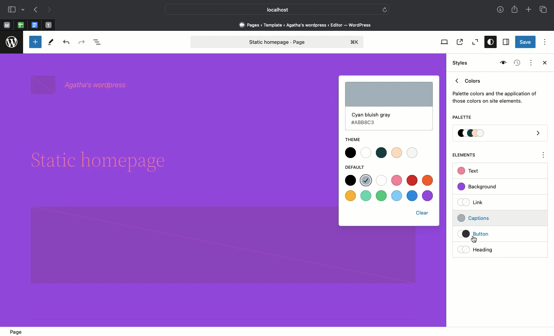 This screenshot has height=336, width=554. What do you see at coordinates (278, 42) in the screenshot?
I see `Static homepage` at bounding box center [278, 42].